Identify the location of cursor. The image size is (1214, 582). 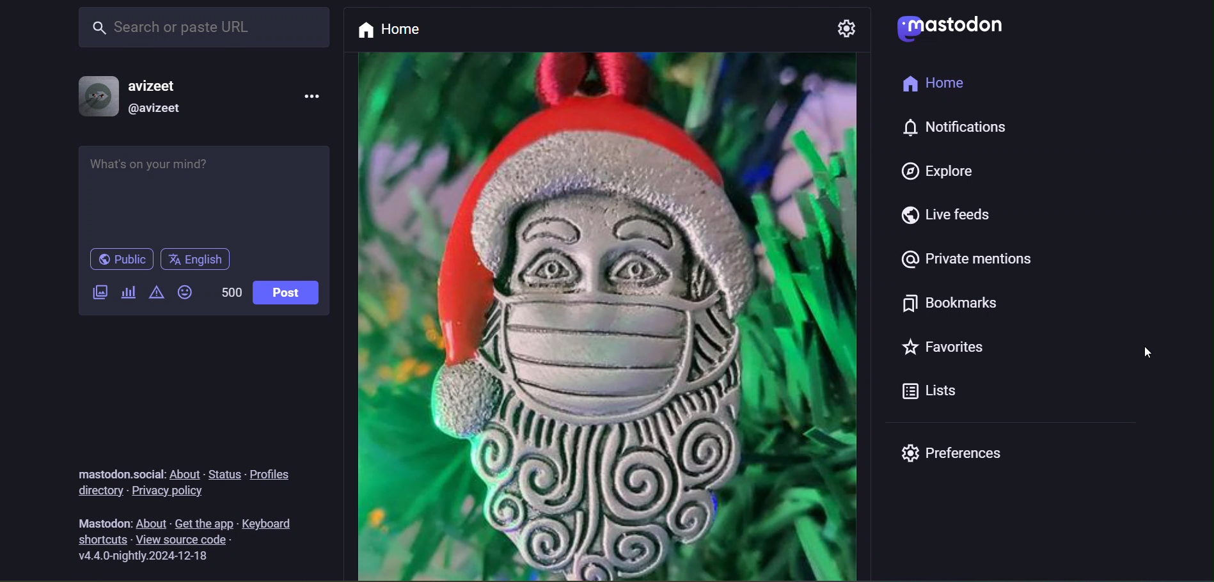
(1145, 350).